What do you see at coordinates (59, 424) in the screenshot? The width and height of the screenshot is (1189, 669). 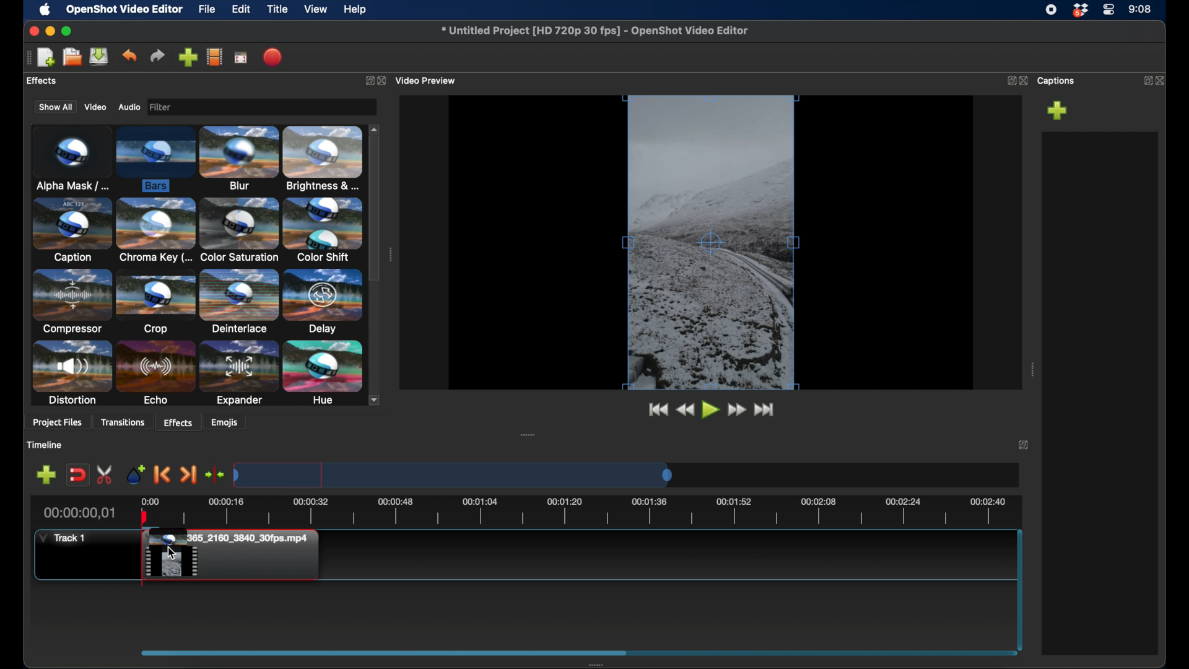 I see `project files` at bounding box center [59, 424].